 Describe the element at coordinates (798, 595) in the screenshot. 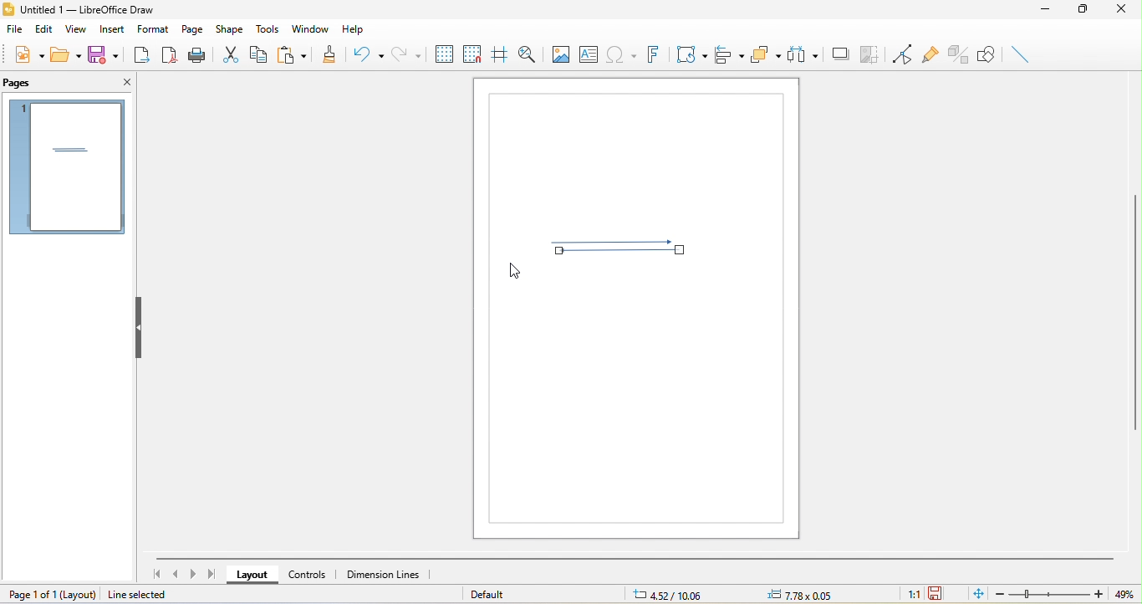

I see `0.00x0.00` at that location.